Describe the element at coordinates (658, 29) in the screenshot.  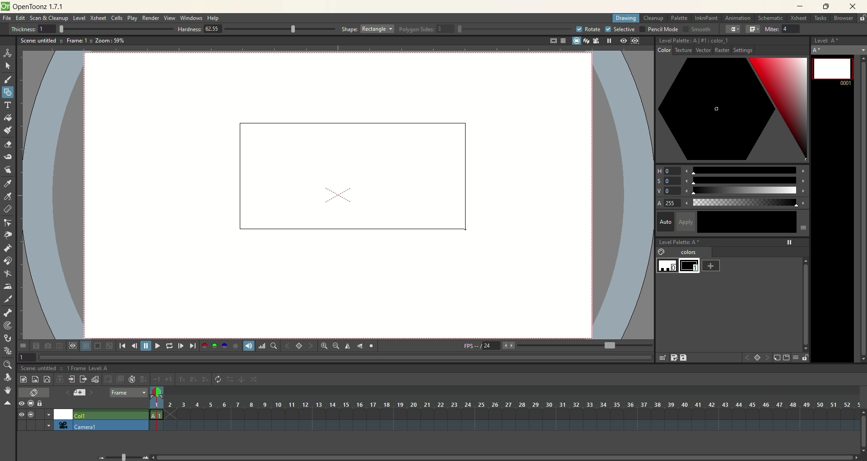
I see `pencil mode` at that location.